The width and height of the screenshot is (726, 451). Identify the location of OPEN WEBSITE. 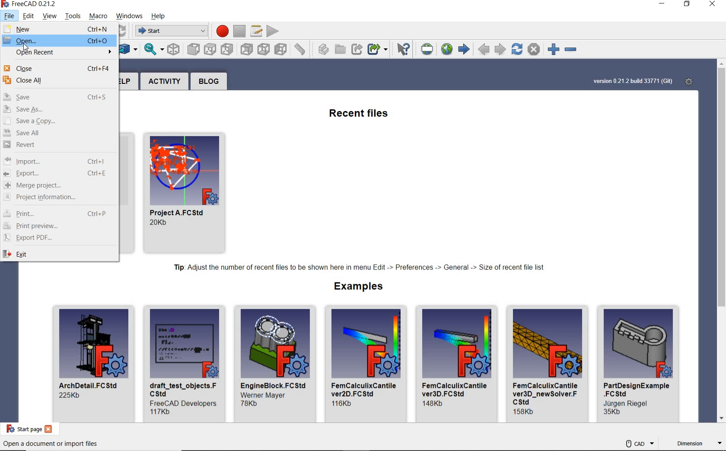
(446, 49).